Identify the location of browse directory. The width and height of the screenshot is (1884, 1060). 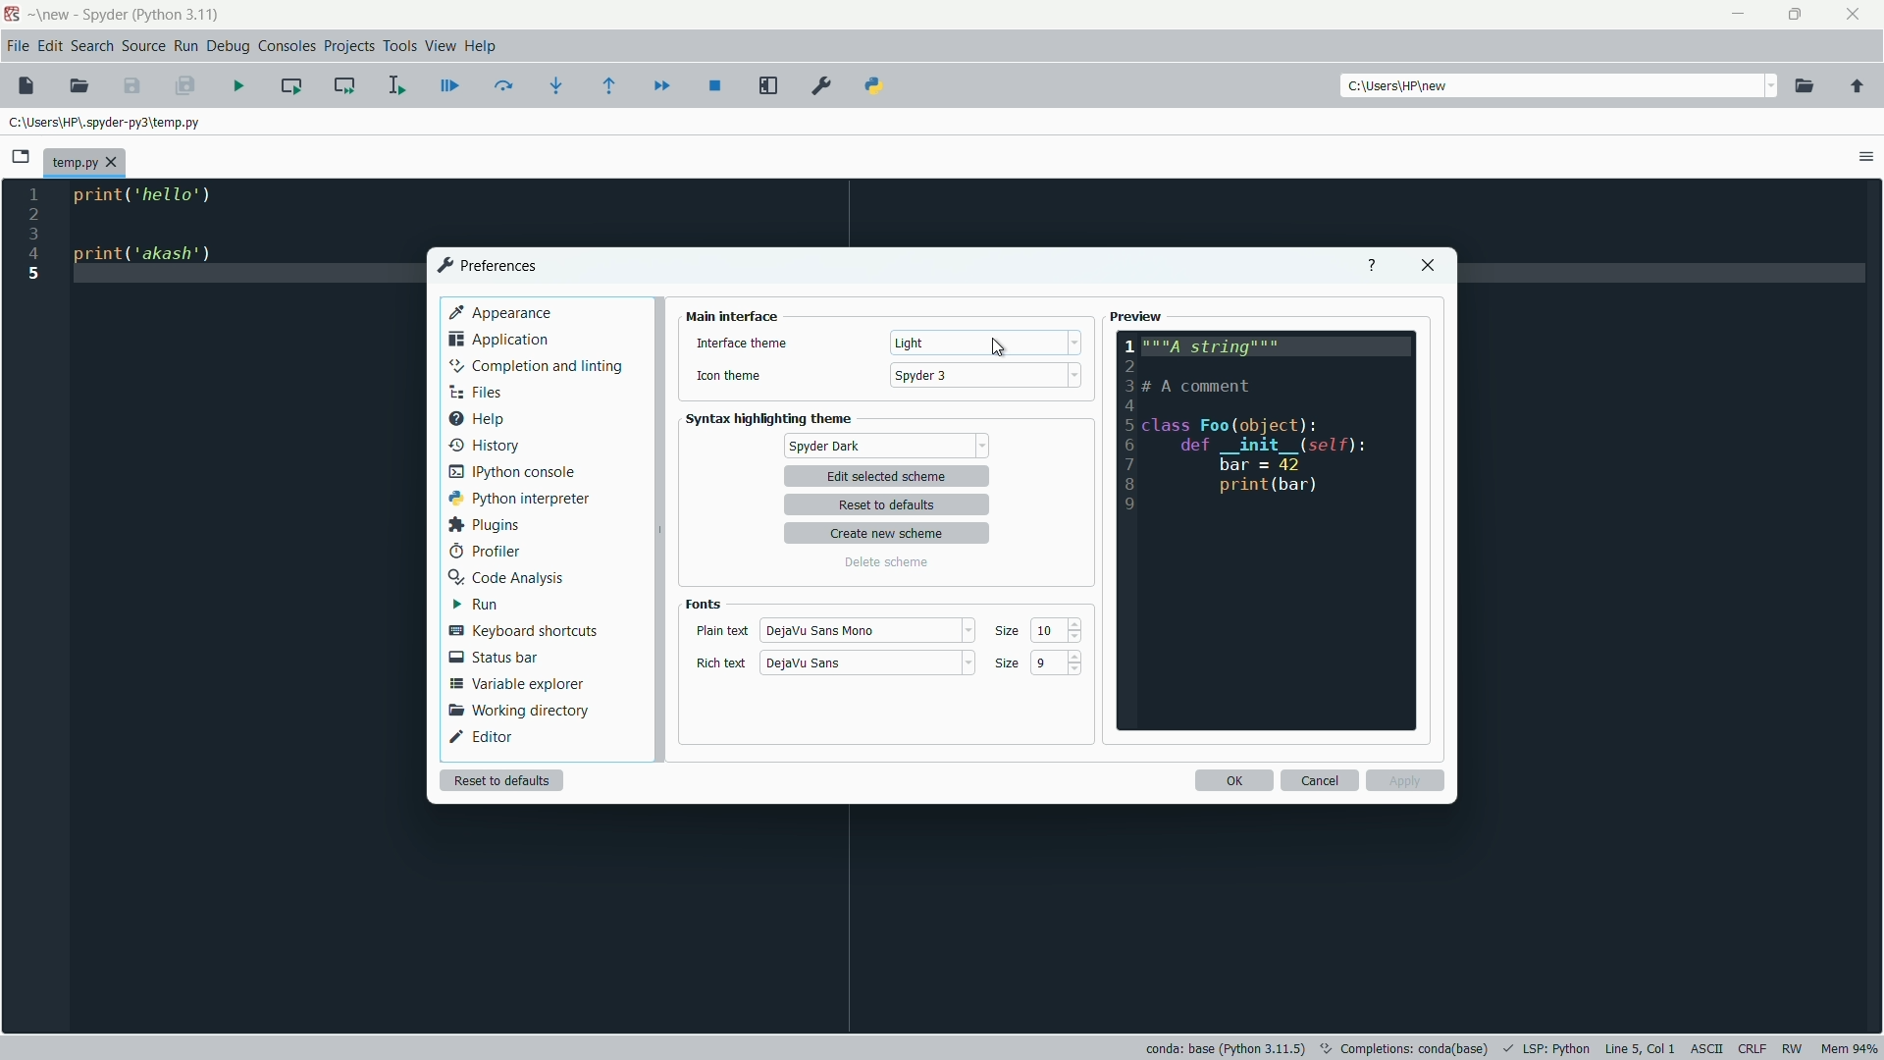
(1805, 86).